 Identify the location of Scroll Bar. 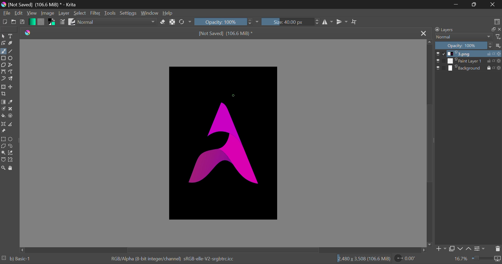
(430, 144).